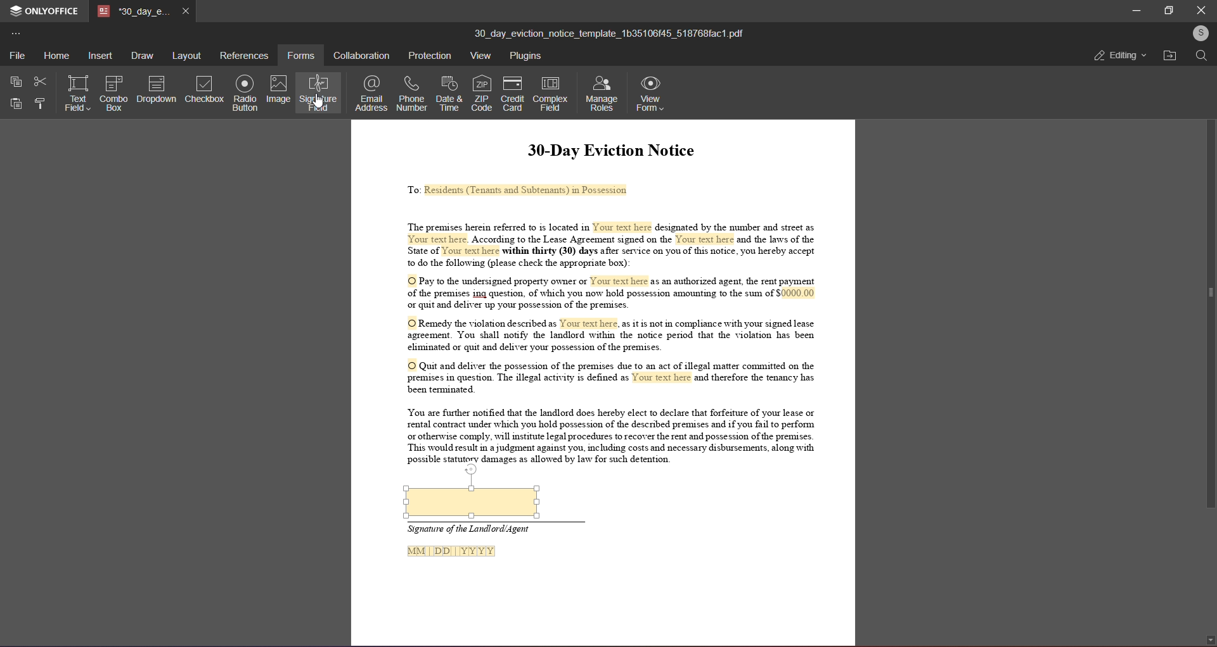 This screenshot has height=647, width=1217. Describe the element at coordinates (16, 103) in the screenshot. I see `paste` at that location.